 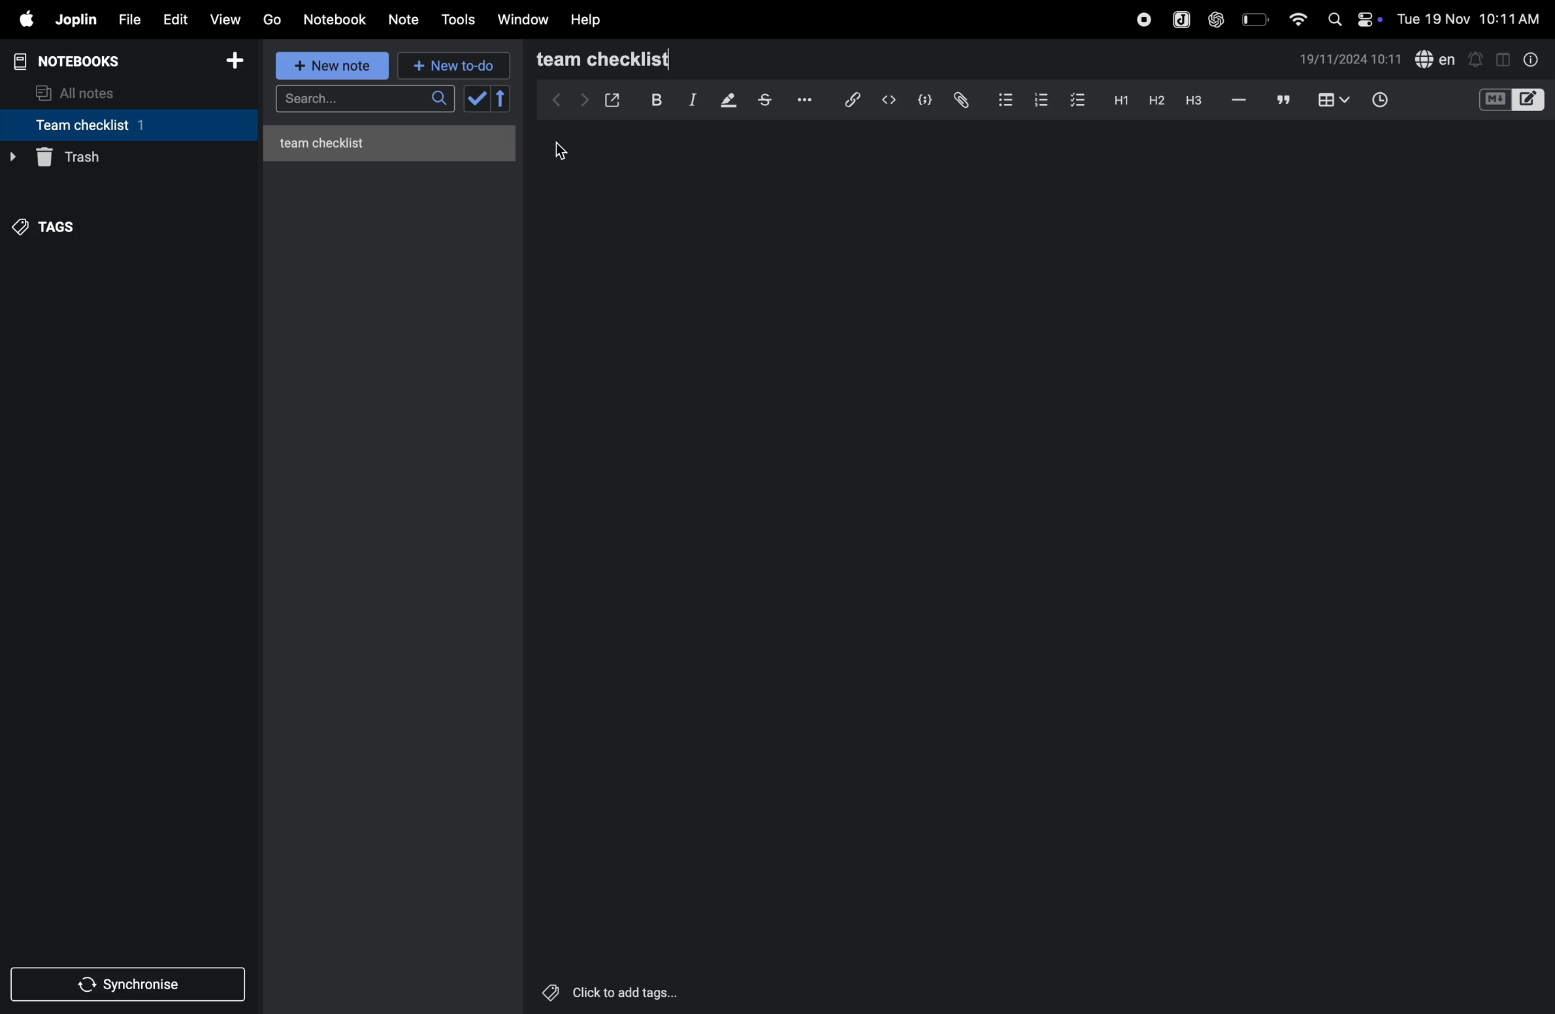 What do you see at coordinates (1153, 100) in the screenshot?
I see `heading 2` at bounding box center [1153, 100].